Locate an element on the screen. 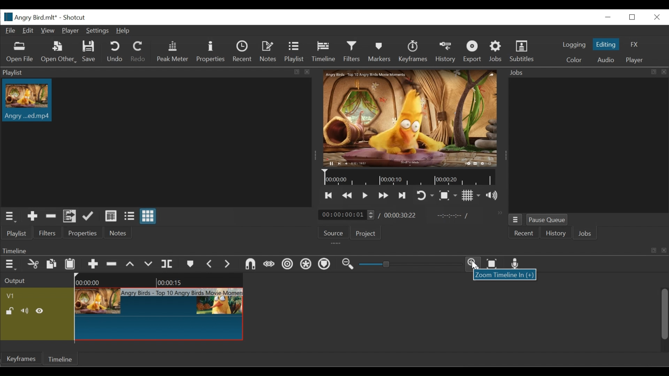 The image size is (669, 376). Timeline is located at coordinates (61, 358).